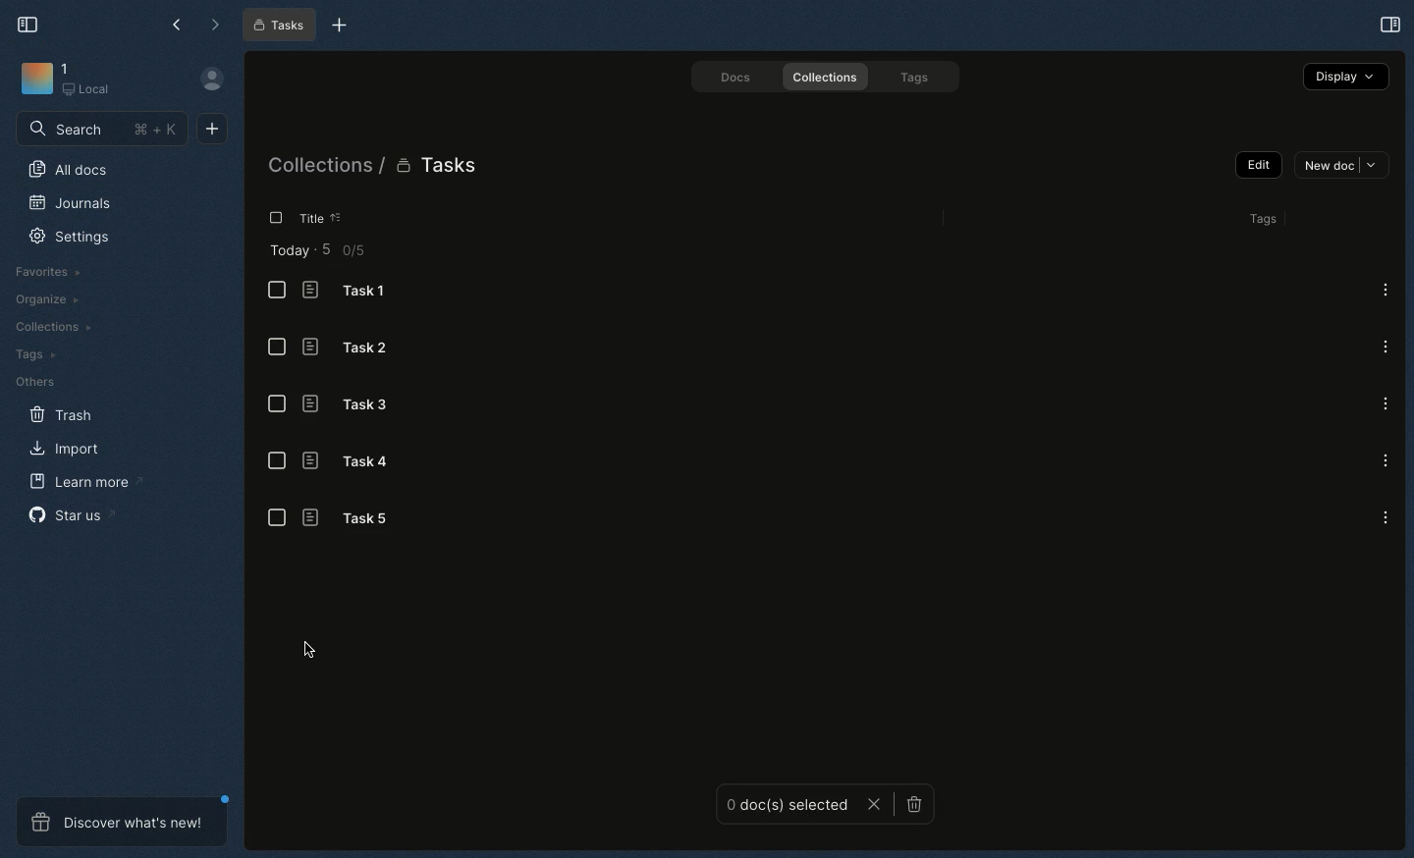 This screenshot has height=858, width=1414. I want to click on Import, so click(67, 450).